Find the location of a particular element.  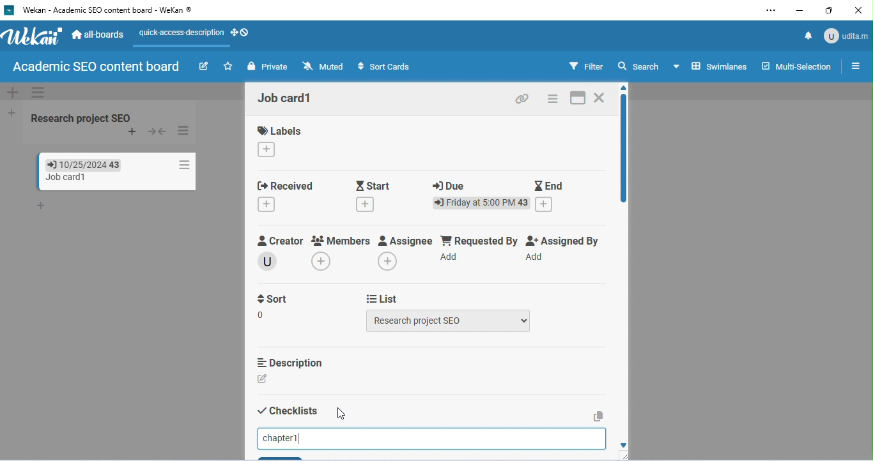

settings and more is located at coordinates (770, 11).